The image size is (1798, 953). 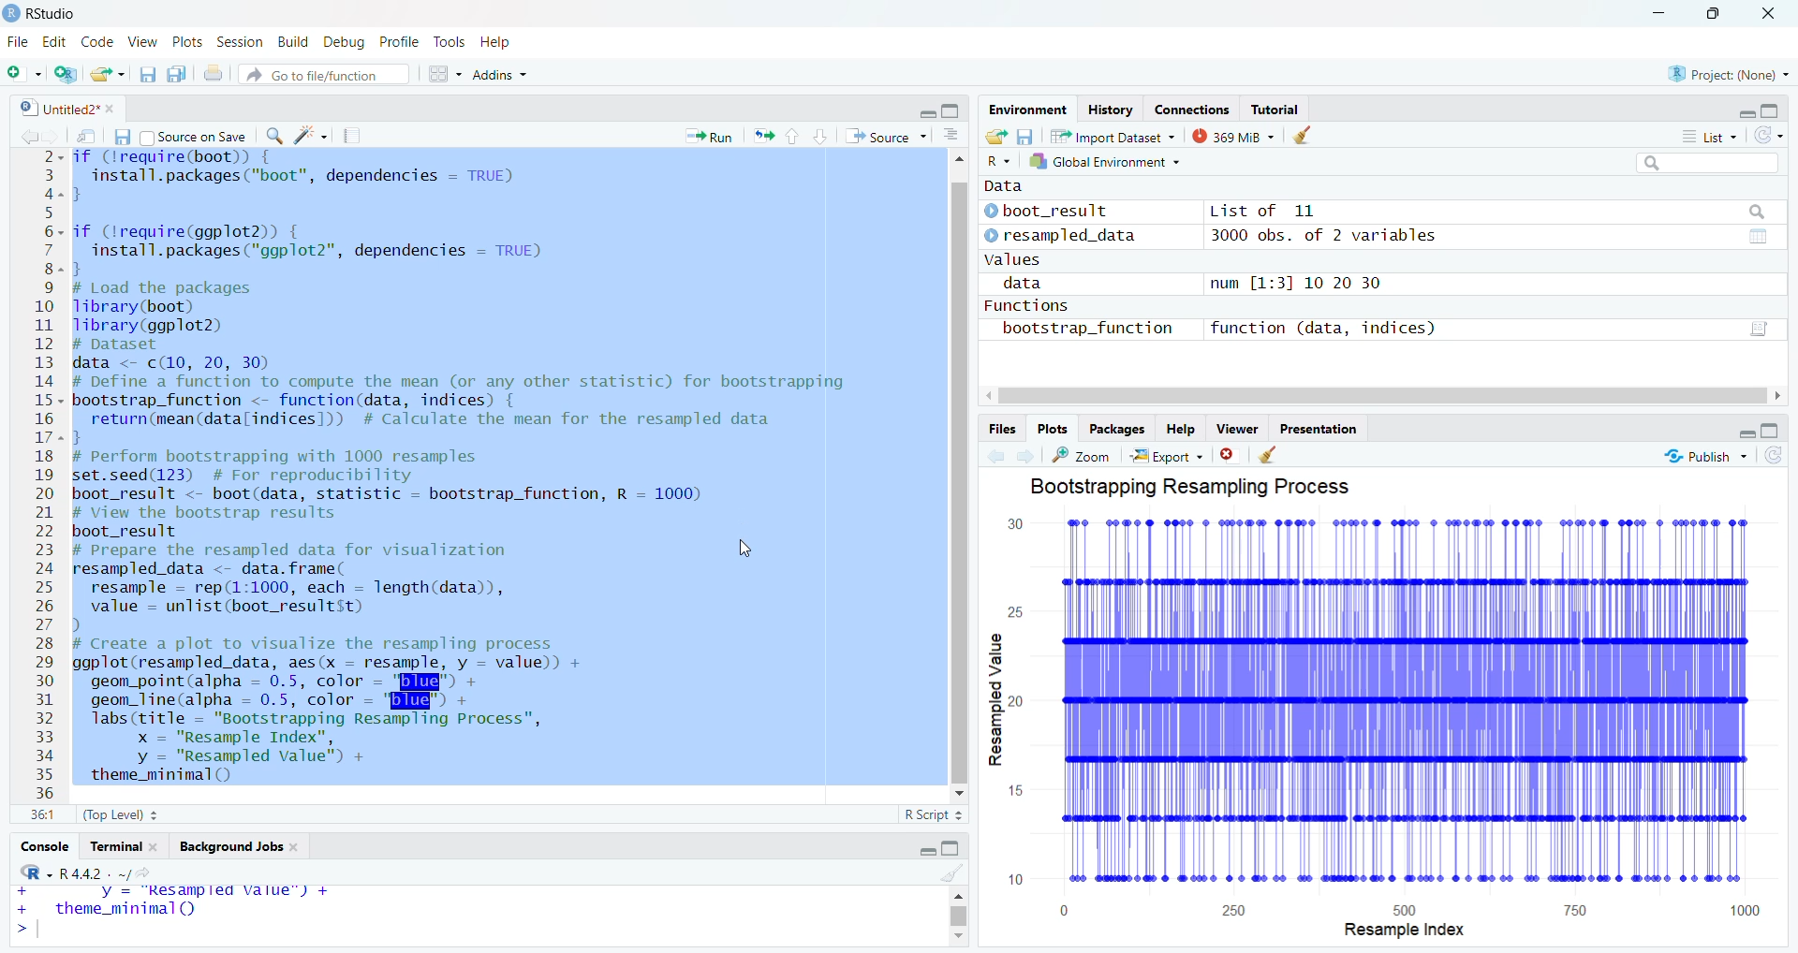 I want to click on  Help, so click(x=496, y=42).